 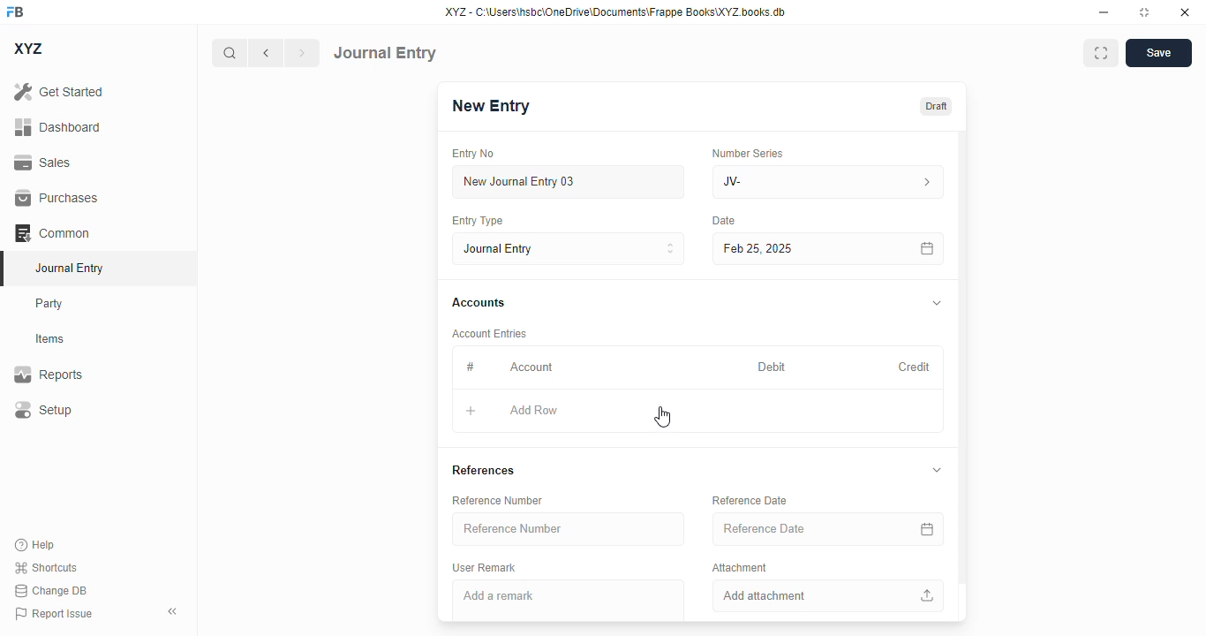 I want to click on common, so click(x=52, y=233).